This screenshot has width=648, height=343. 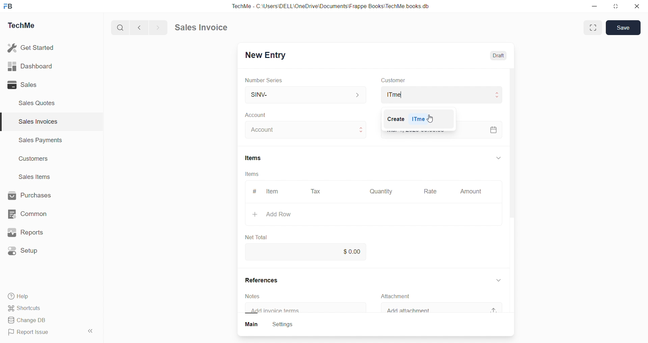 I want to click on Quantity, so click(x=383, y=191).